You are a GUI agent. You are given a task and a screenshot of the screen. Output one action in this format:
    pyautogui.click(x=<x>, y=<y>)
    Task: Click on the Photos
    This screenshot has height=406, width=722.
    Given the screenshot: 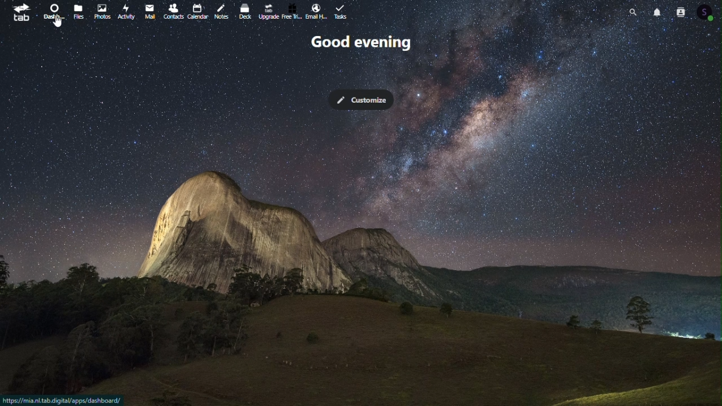 What is the action you would take?
    pyautogui.click(x=102, y=11)
    